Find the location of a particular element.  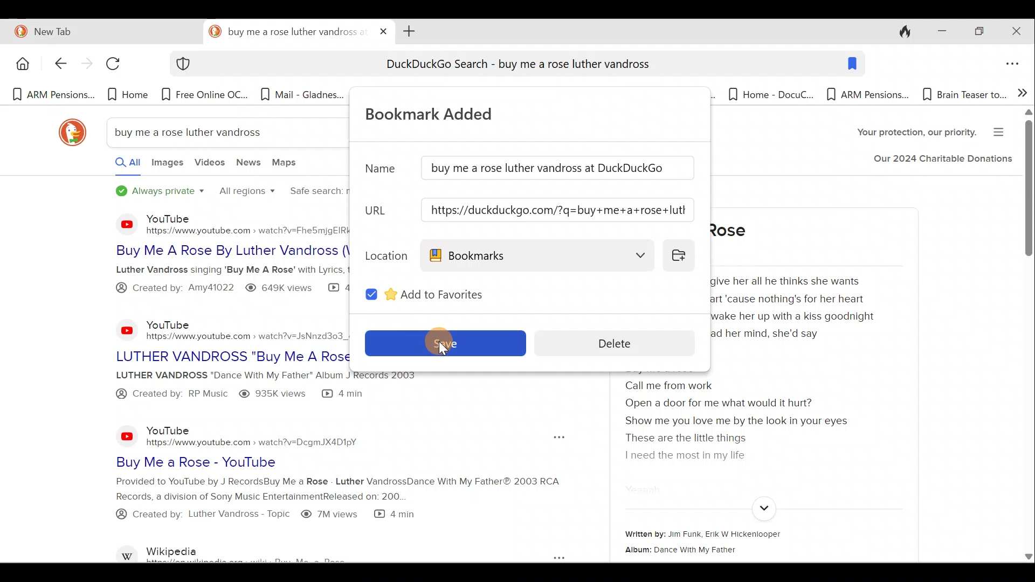

Click here to change location is located at coordinates (682, 254).